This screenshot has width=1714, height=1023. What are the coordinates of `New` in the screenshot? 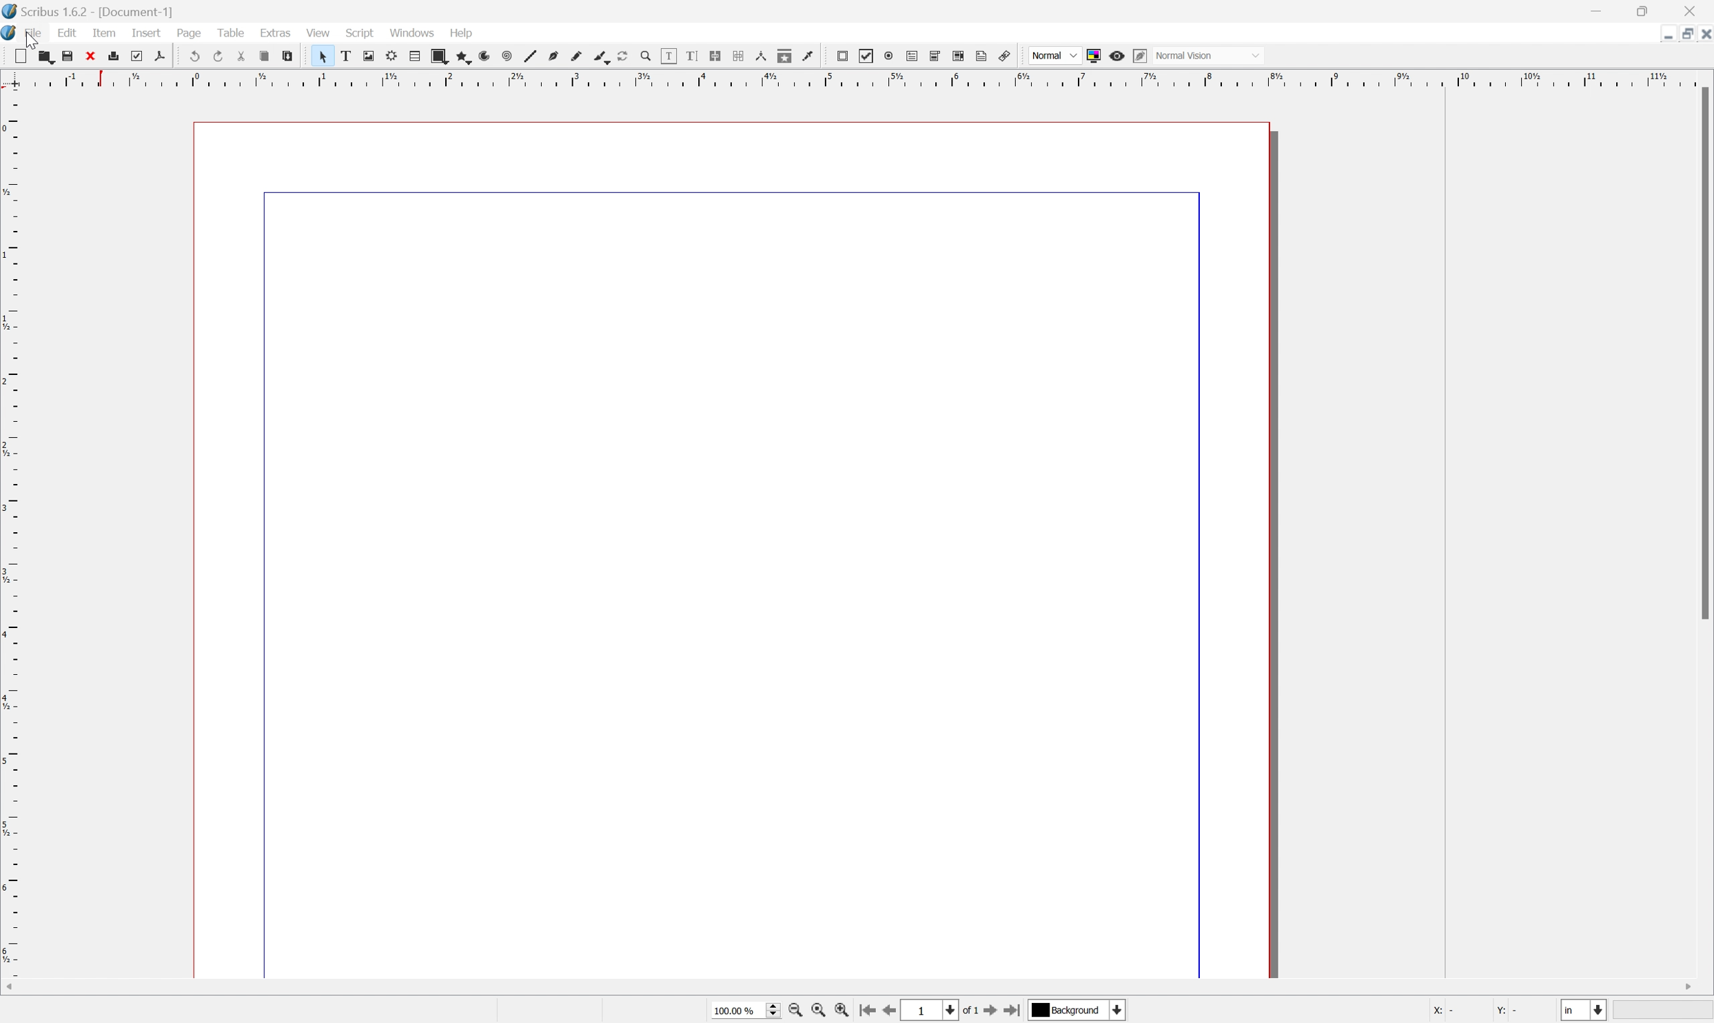 It's located at (20, 56).